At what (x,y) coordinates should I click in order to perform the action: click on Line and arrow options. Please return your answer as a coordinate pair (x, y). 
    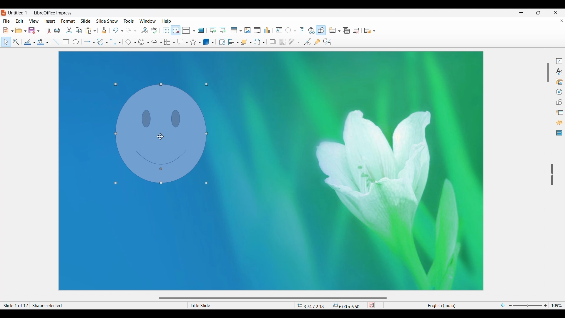
    Looking at the image, I should click on (94, 43).